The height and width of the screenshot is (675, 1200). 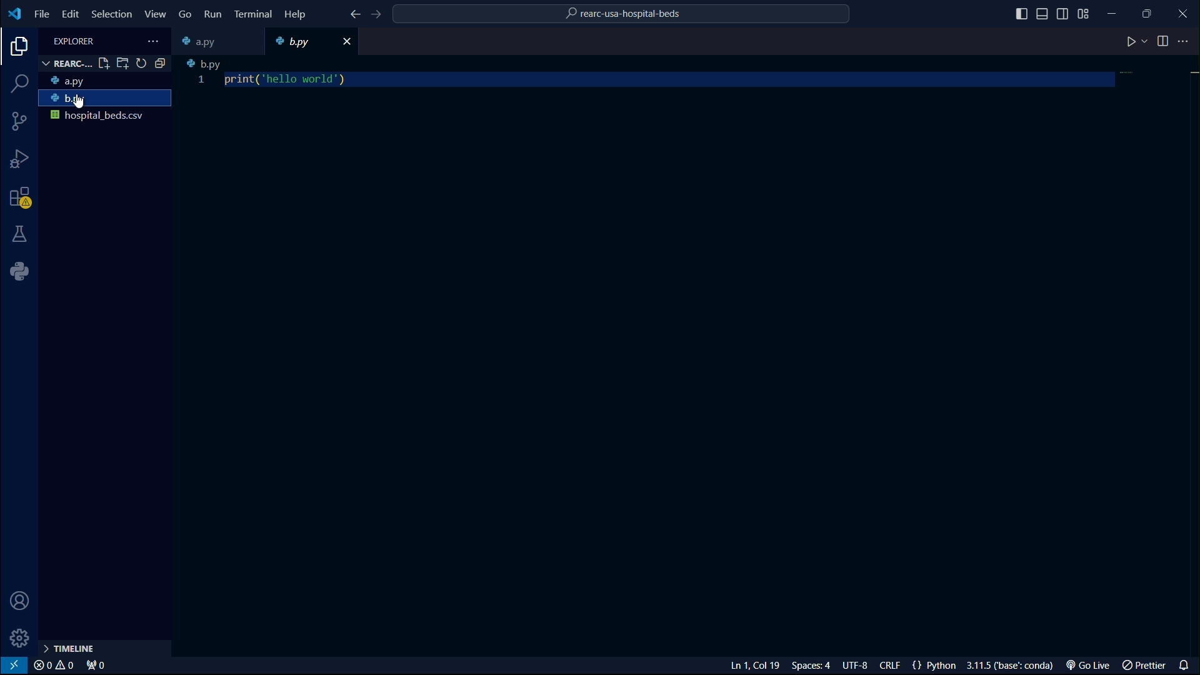 What do you see at coordinates (15, 15) in the screenshot?
I see `logo` at bounding box center [15, 15].